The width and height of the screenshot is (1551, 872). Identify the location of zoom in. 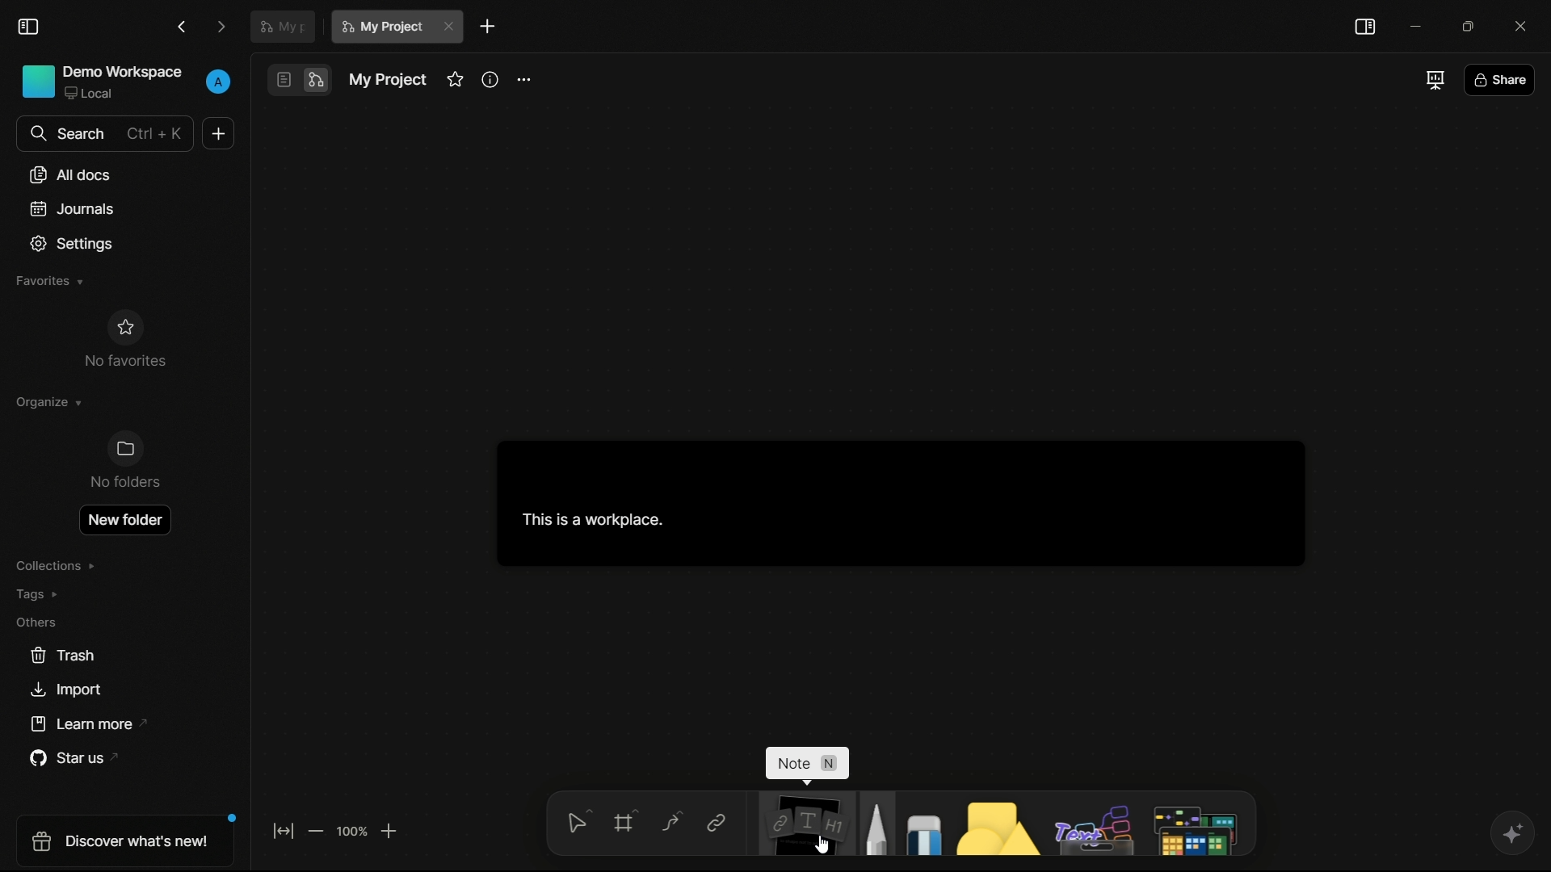
(390, 830).